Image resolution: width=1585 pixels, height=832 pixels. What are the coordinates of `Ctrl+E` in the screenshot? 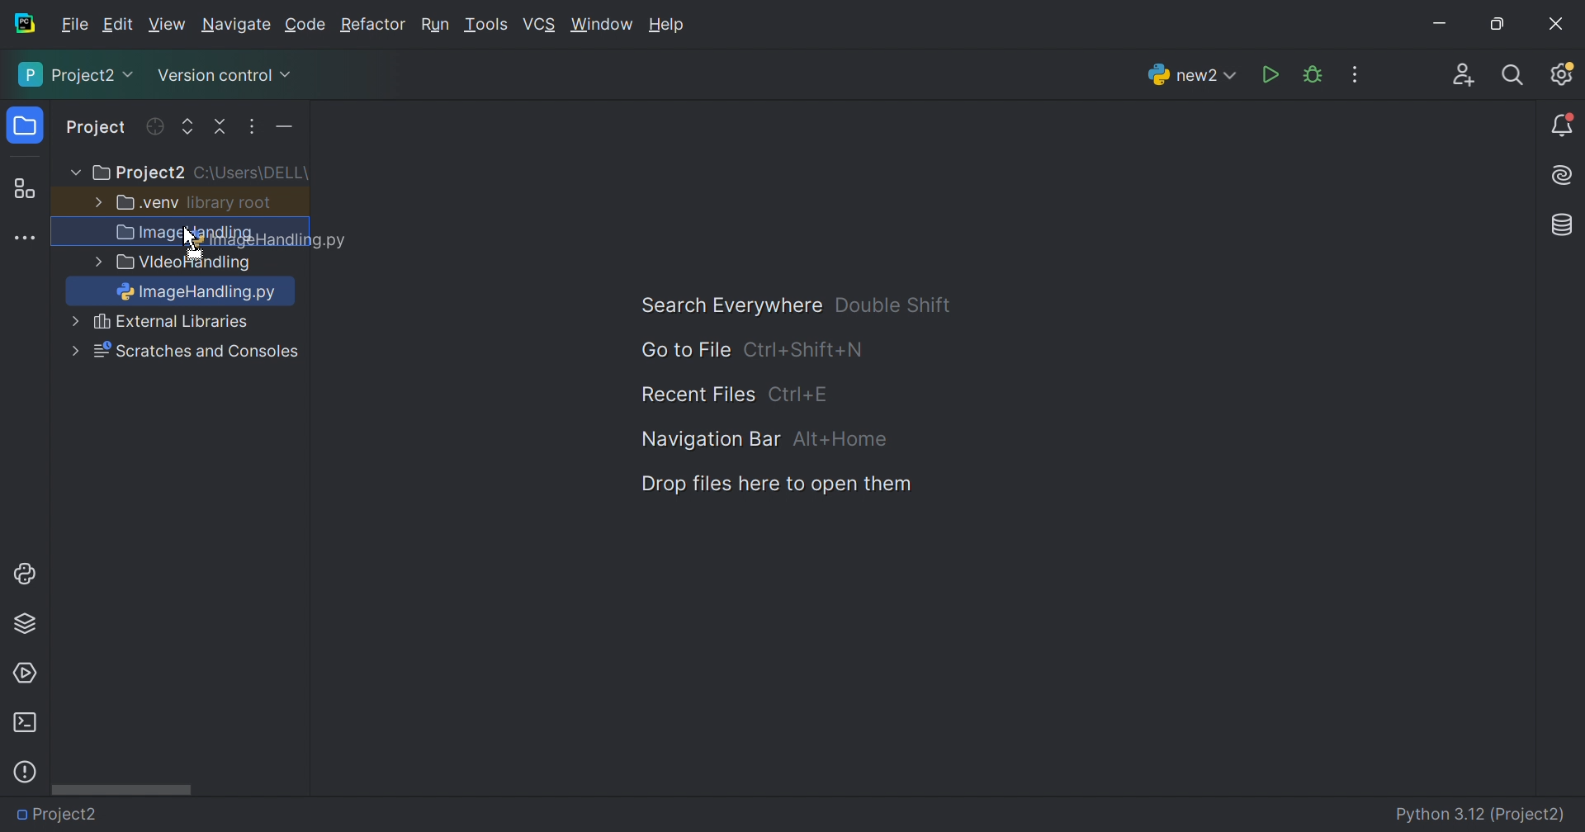 It's located at (798, 394).